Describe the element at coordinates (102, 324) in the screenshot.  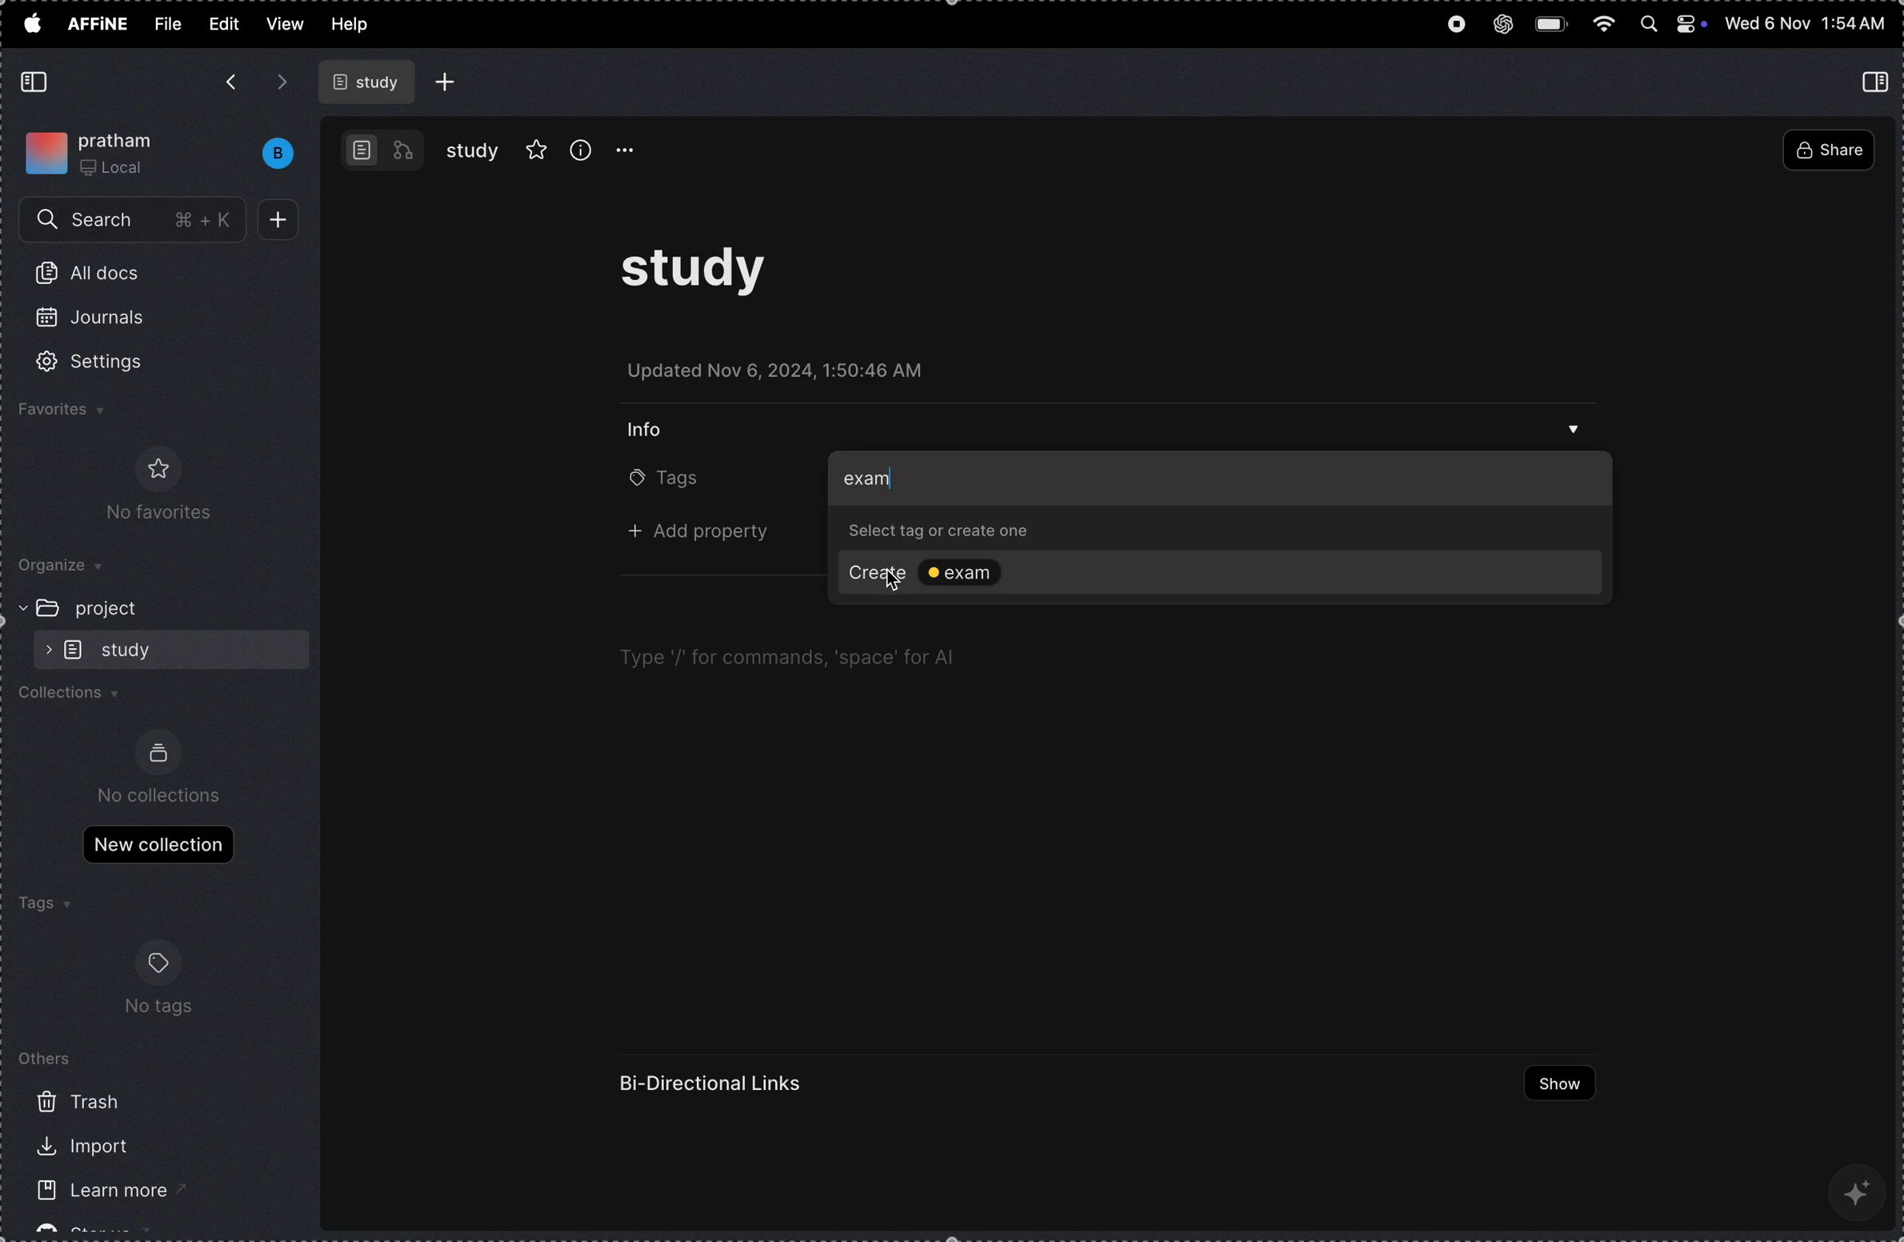
I see `journals` at that location.